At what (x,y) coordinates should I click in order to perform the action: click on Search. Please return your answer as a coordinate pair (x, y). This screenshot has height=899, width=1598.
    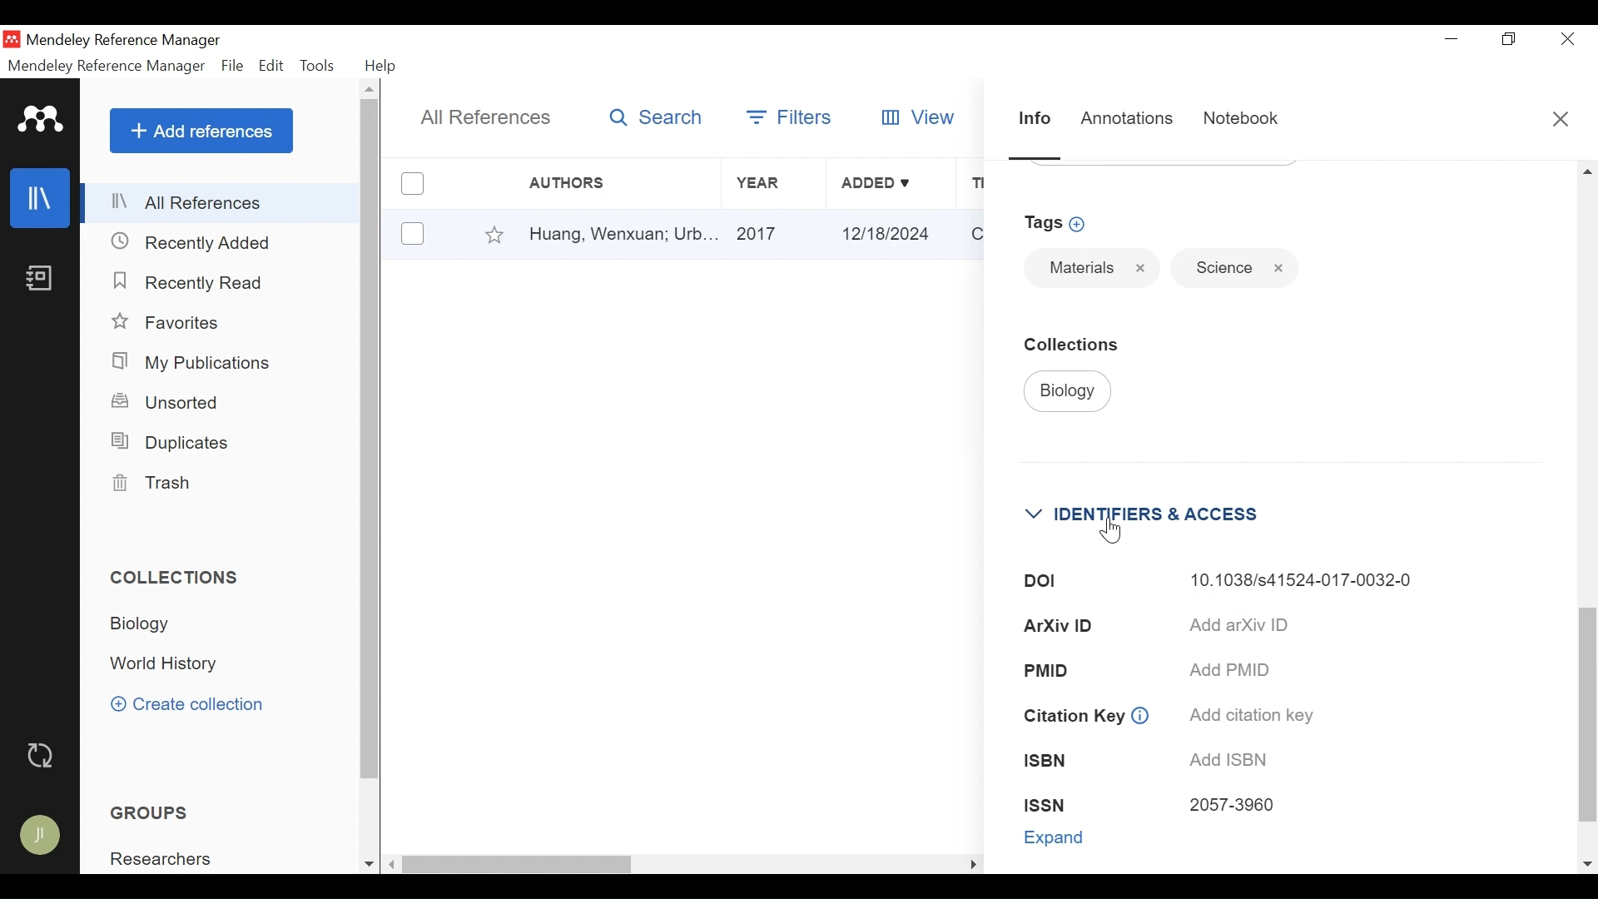
    Looking at the image, I should click on (657, 118).